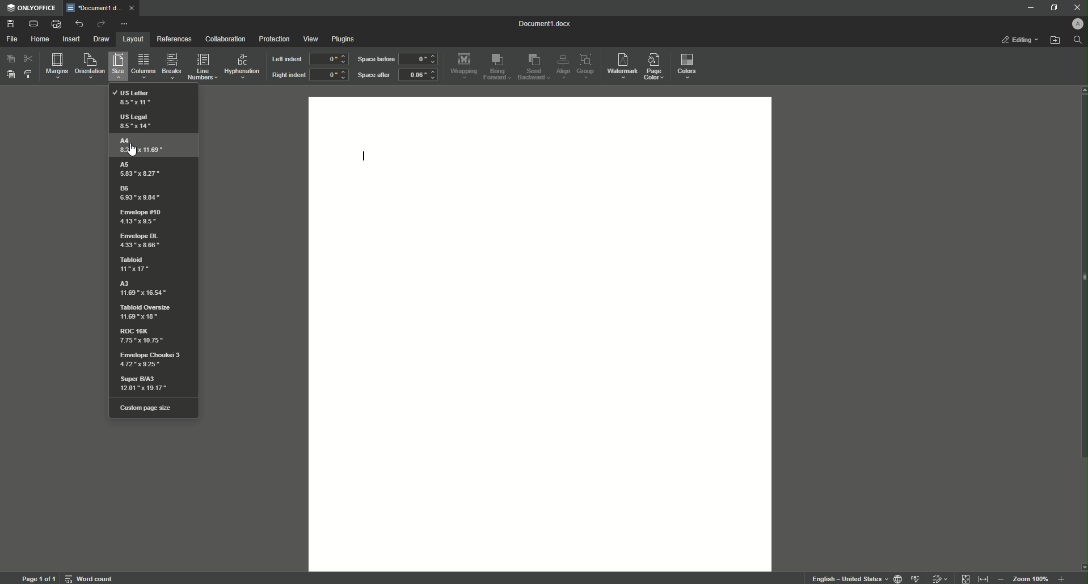  Describe the element at coordinates (225, 39) in the screenshot. I see `Collaboration` at that location.